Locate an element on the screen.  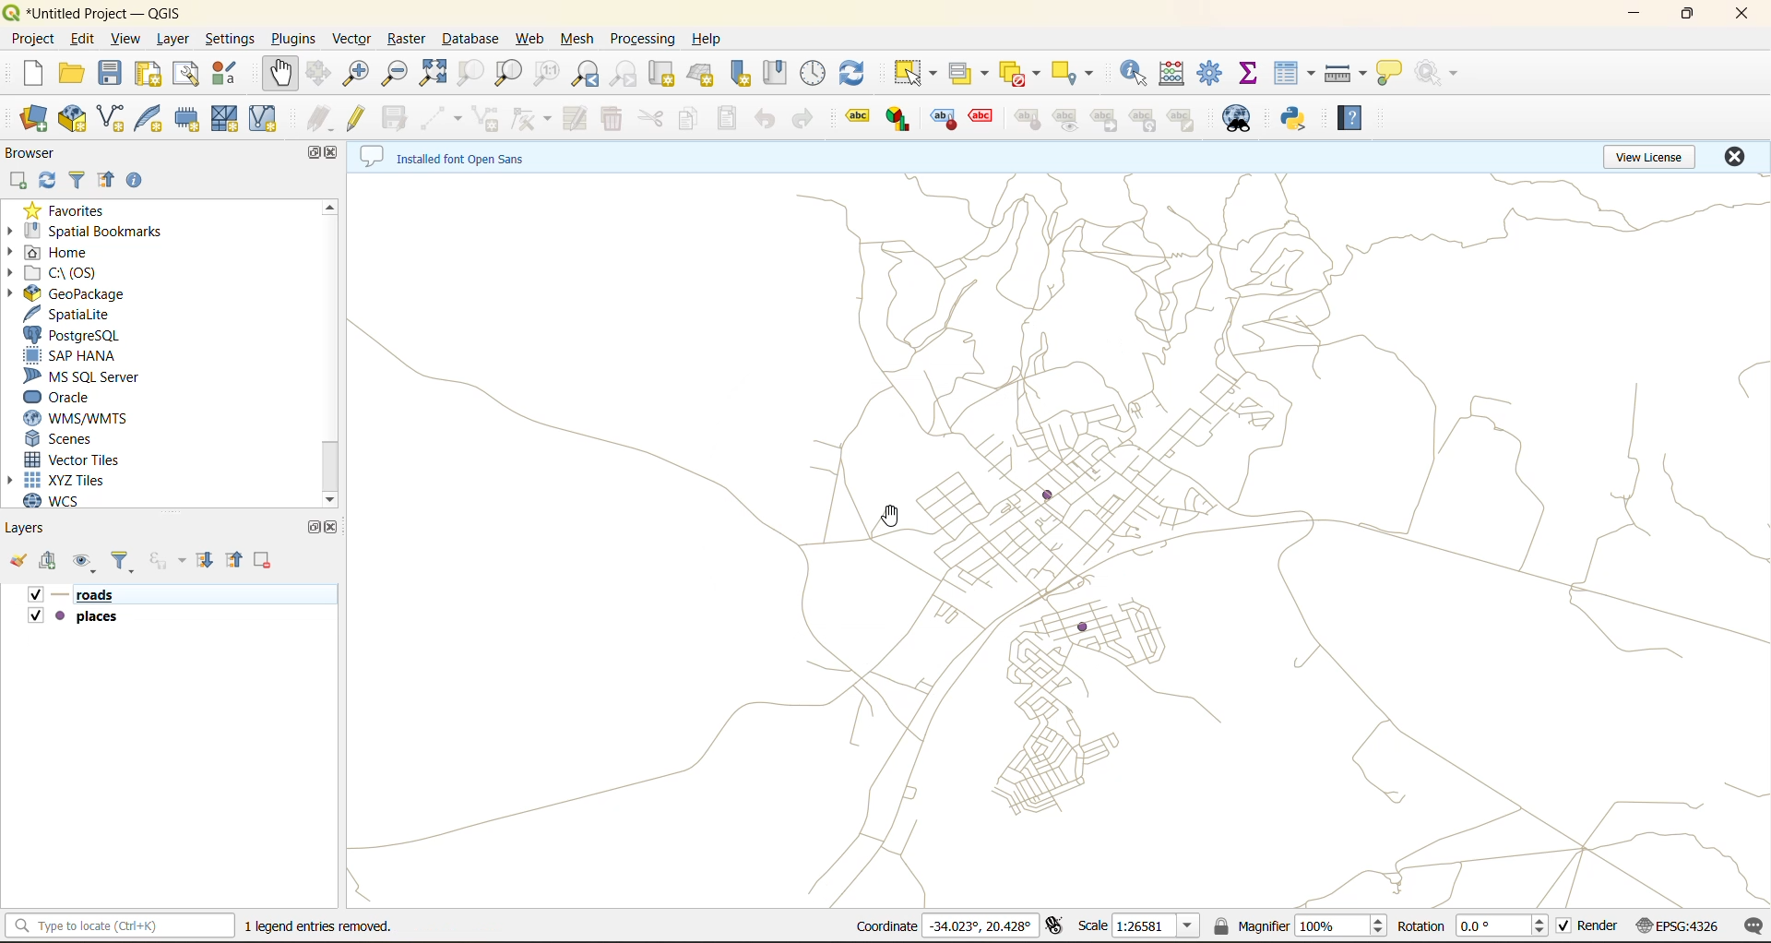
spatialite is located at coordinates (78, 316).